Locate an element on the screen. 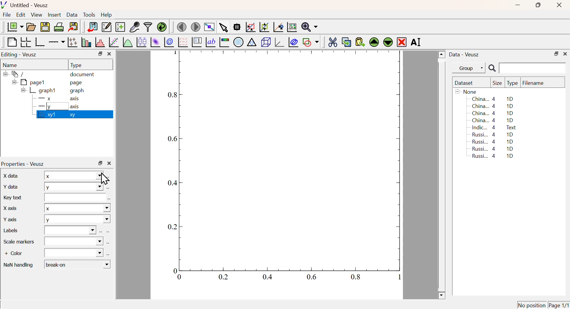  Insert is located at coordinates (54, 15).